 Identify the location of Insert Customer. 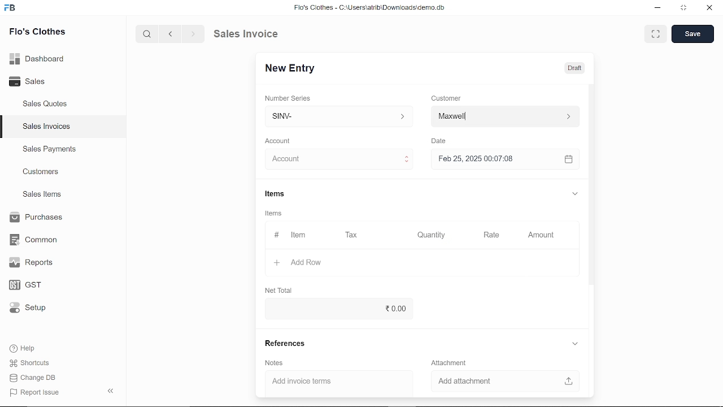
(503, 116).